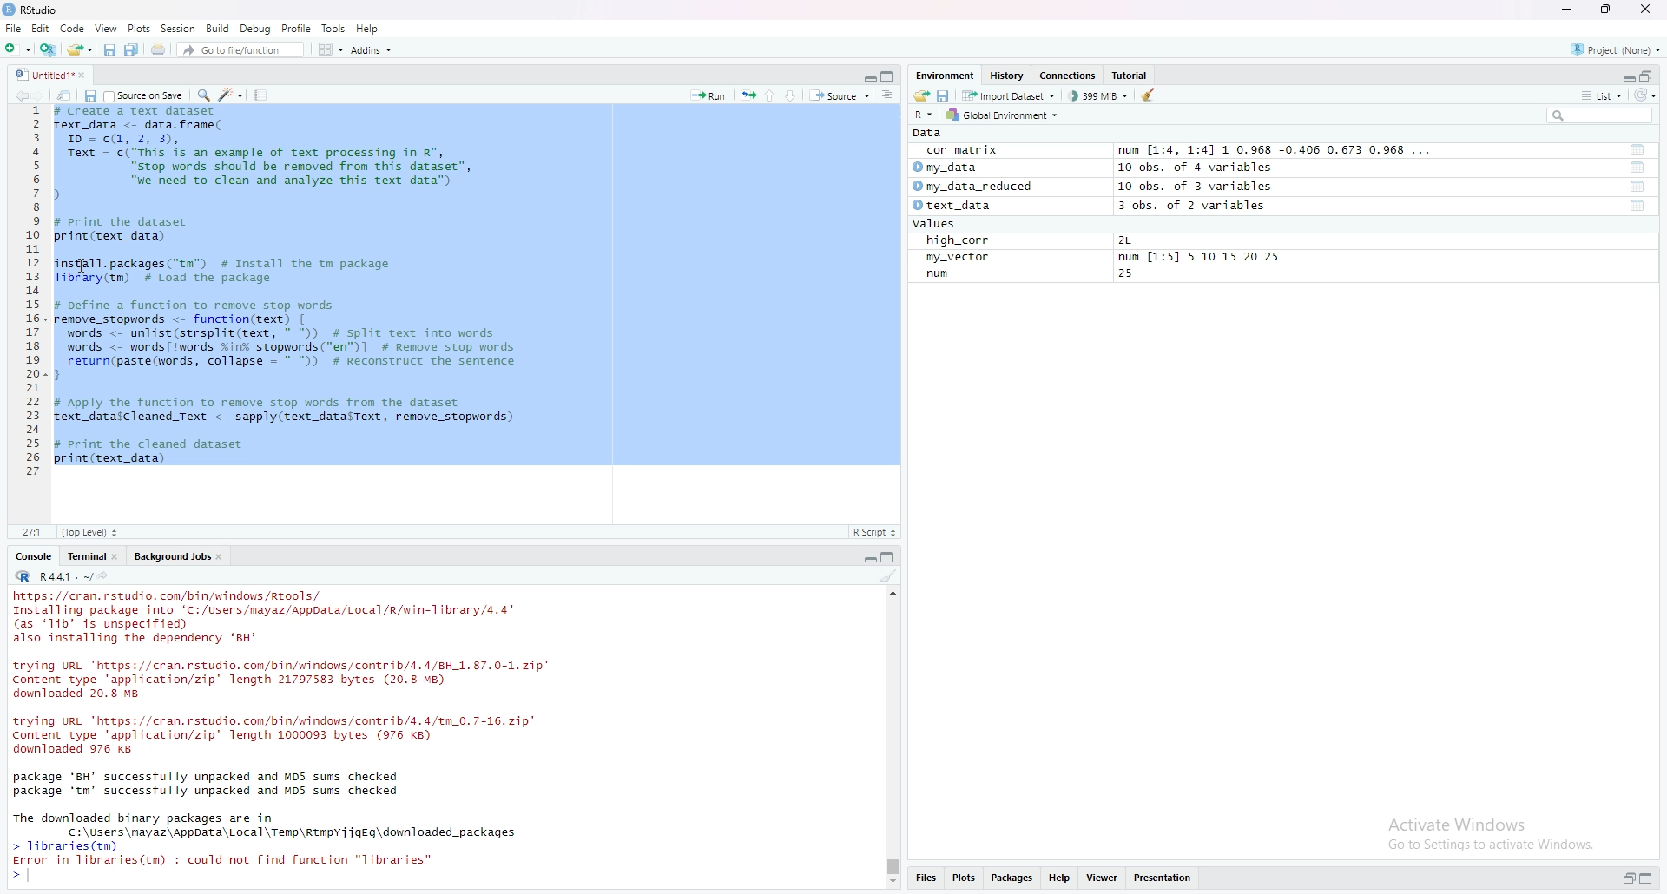  What do you see at coordinates (869, 78) in the screenshot?
I see `expand` at bounding box center [869, 78].